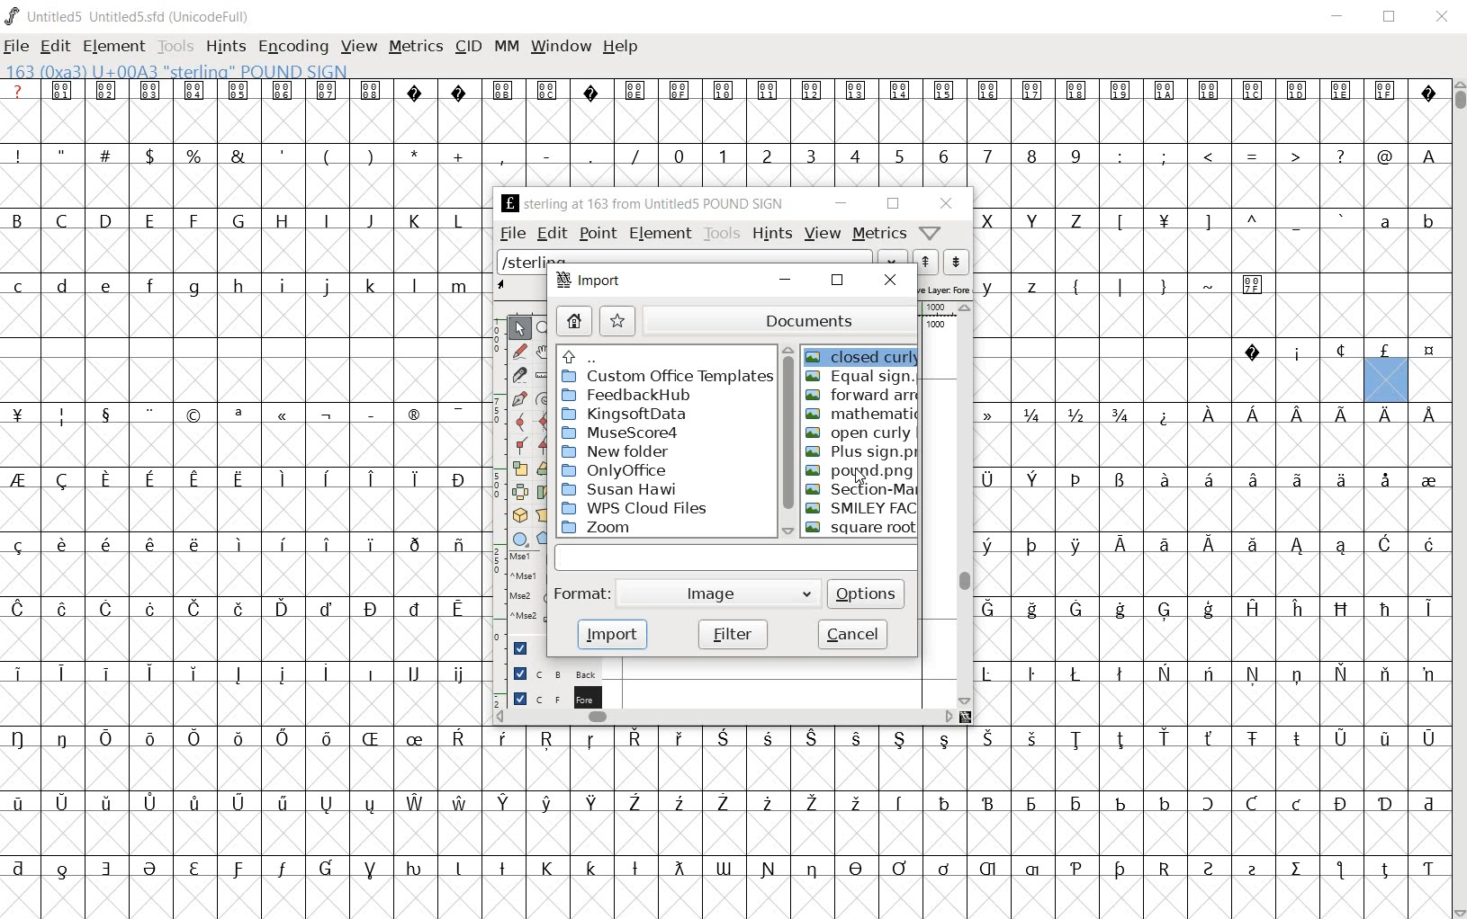 This screenshot has height=919, width=1467. I want to click on Symbol, so click(1035, 480).